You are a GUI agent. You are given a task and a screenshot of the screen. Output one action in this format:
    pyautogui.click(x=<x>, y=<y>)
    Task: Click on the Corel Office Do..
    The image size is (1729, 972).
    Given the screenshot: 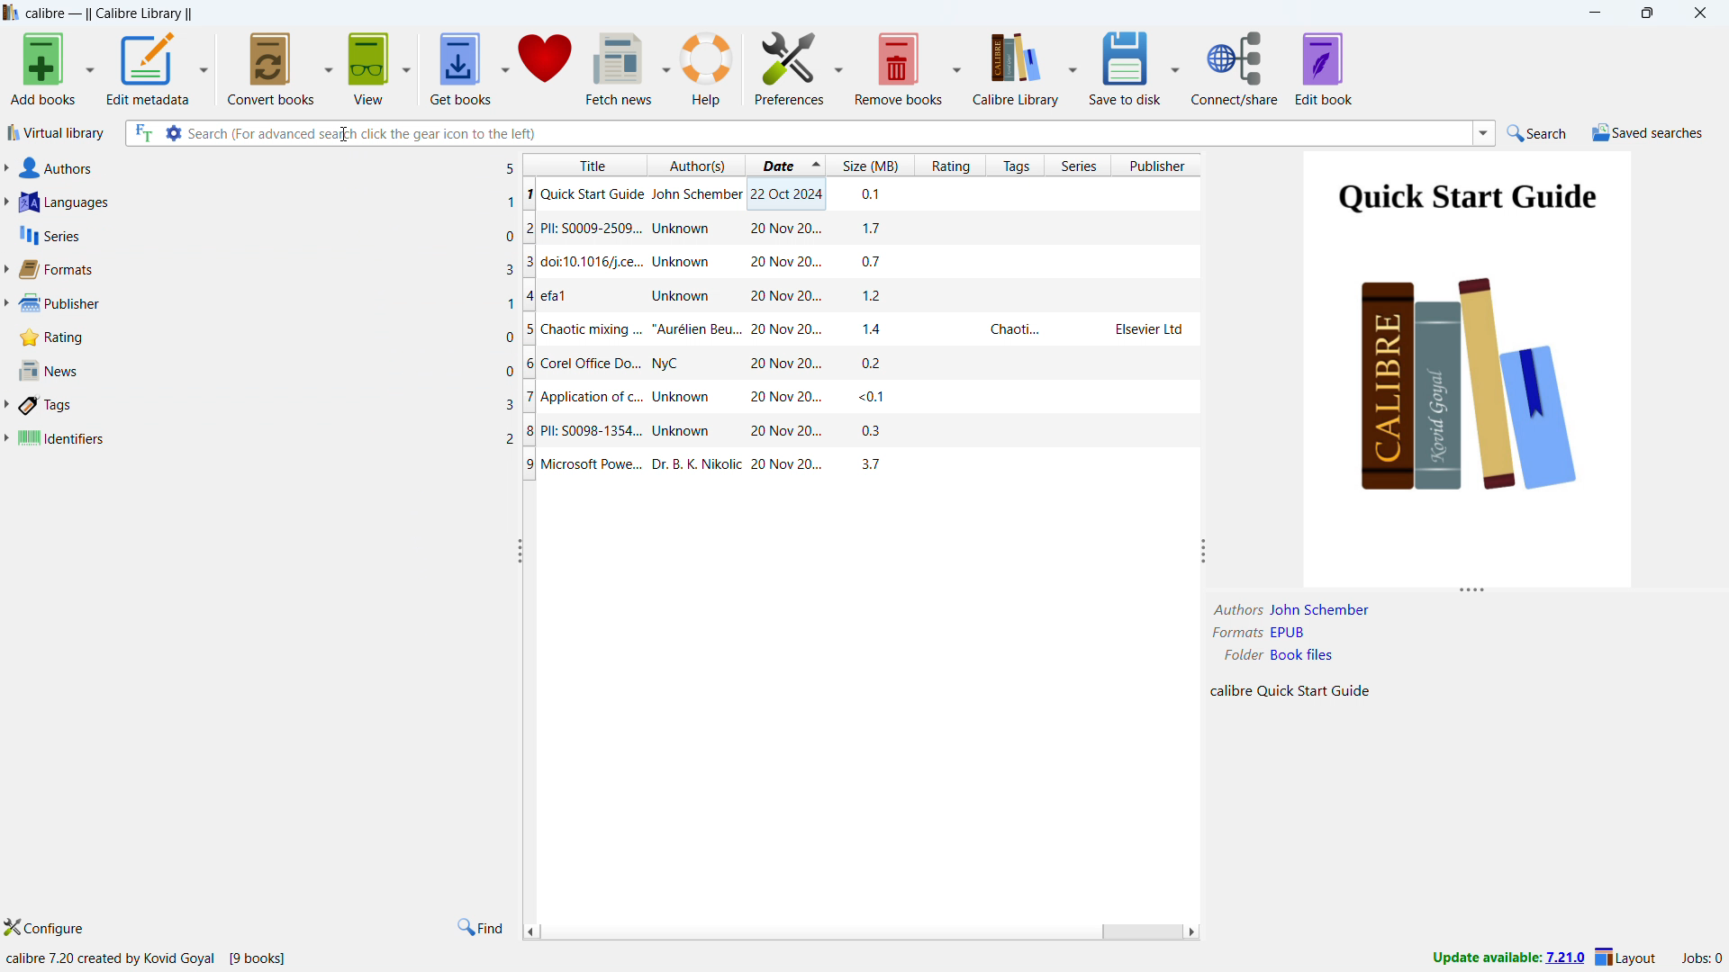 What is the action you would take?
    pyautogui.click(x=862, y=364)
    